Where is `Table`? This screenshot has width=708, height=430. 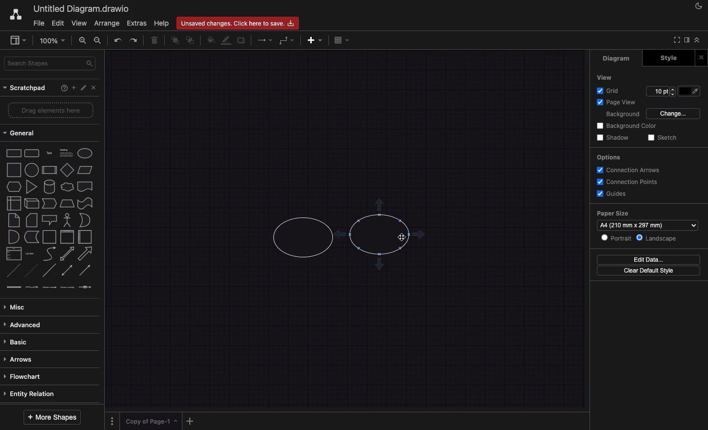
Table is located at coordinates (340, 41).